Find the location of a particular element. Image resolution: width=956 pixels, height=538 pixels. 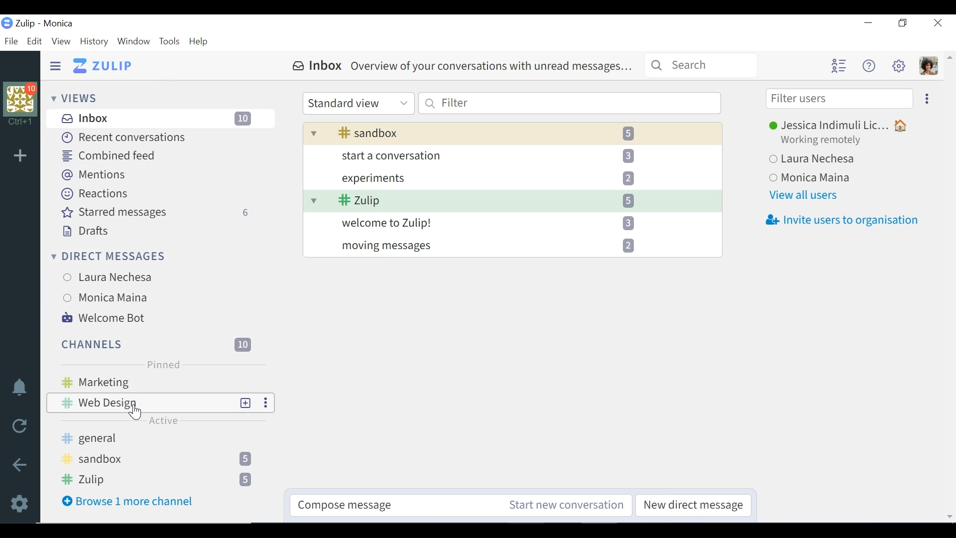

Views menu is located at coordinates (76, 98).